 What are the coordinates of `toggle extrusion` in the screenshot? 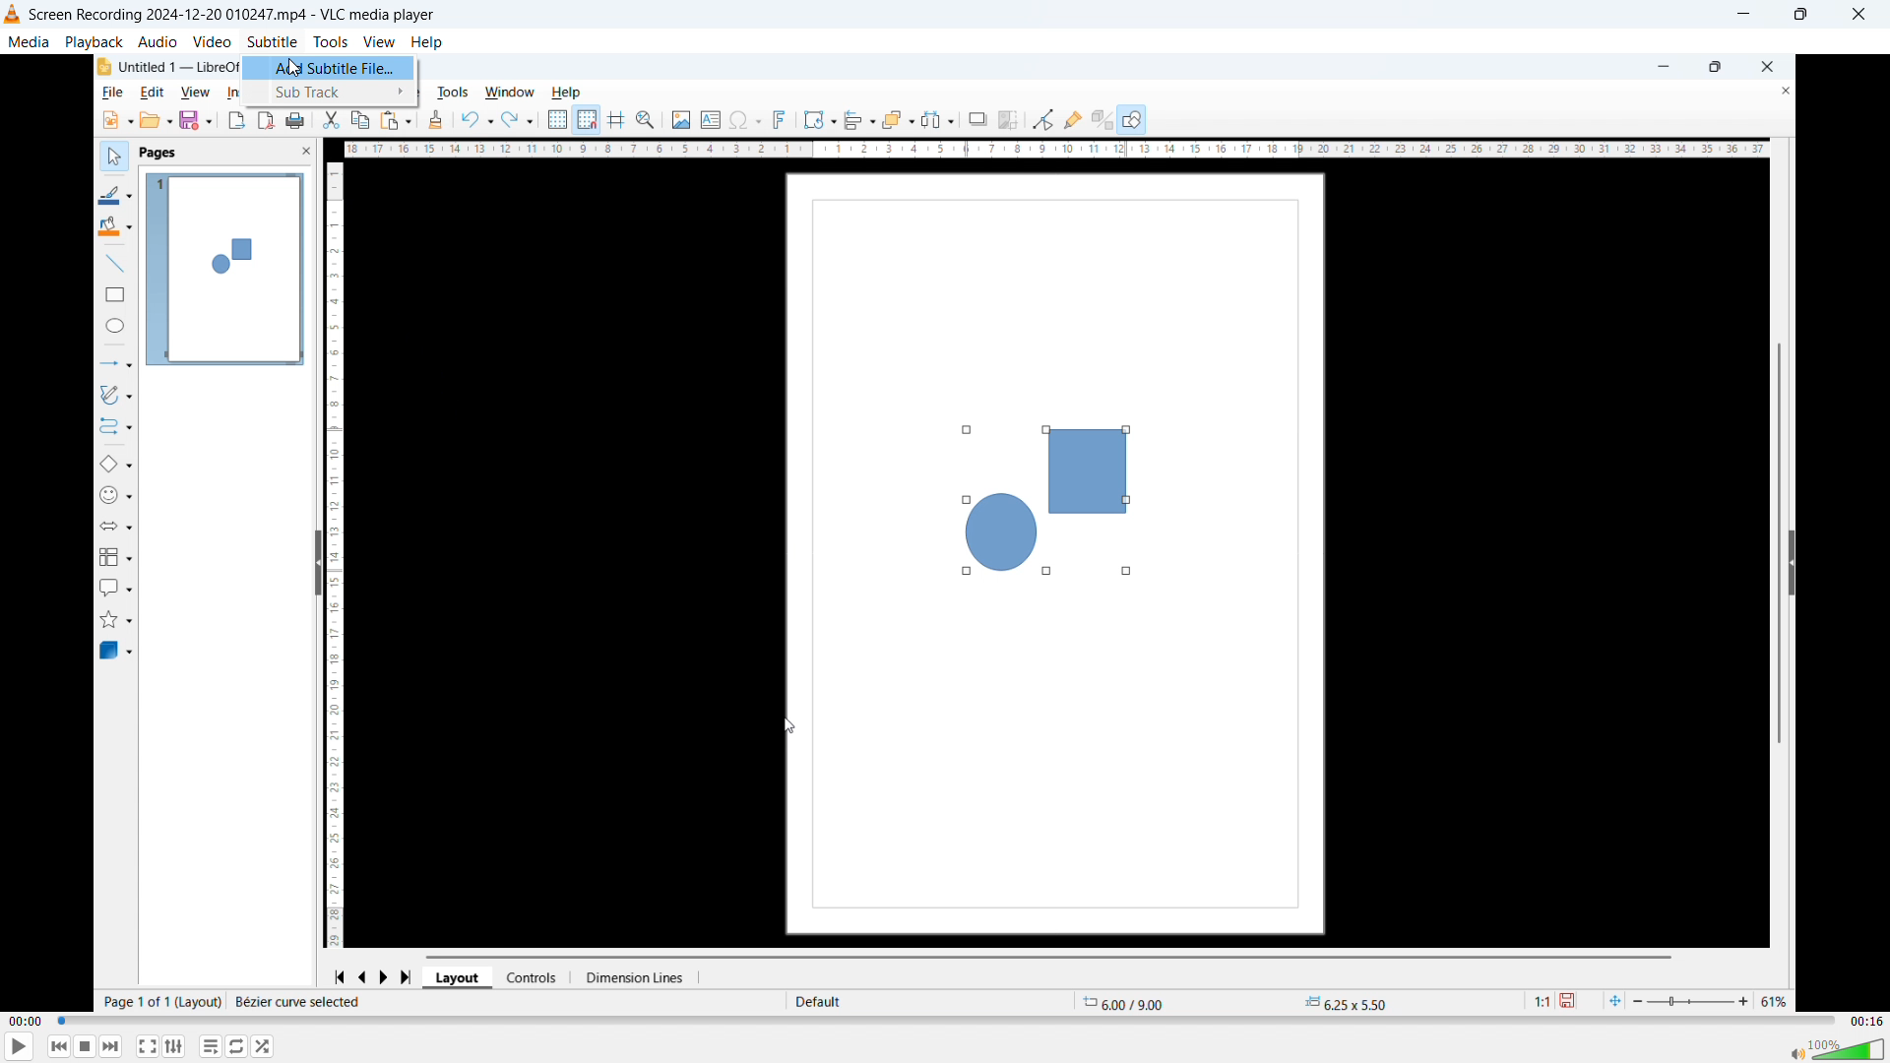 It's located at (1102, 121).